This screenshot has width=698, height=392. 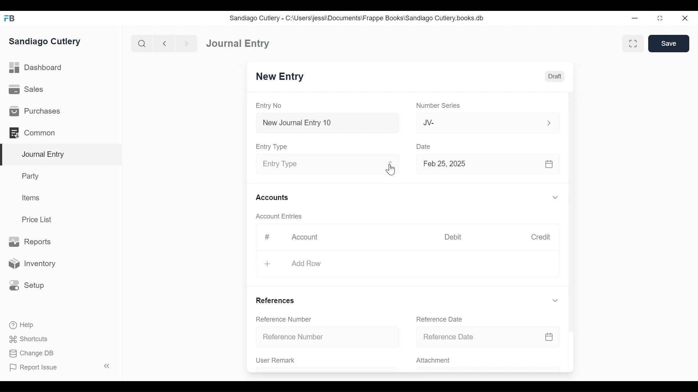 I want to click on Reference Date, so click(x=488, y=337).